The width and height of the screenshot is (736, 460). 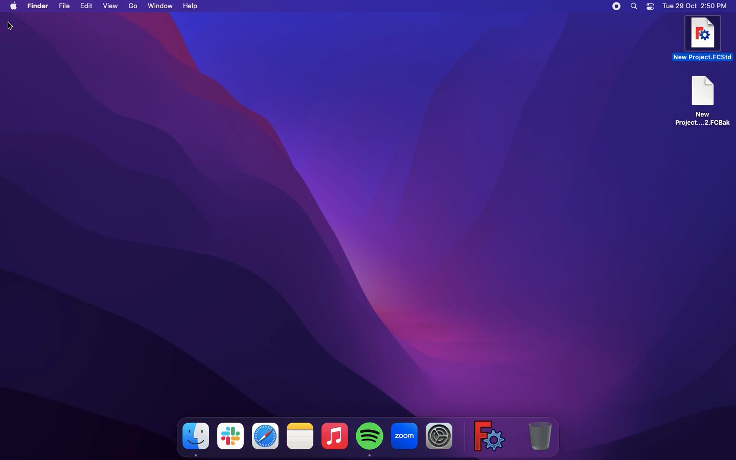 I want to click on Spotify, so click(x=369, y=438).